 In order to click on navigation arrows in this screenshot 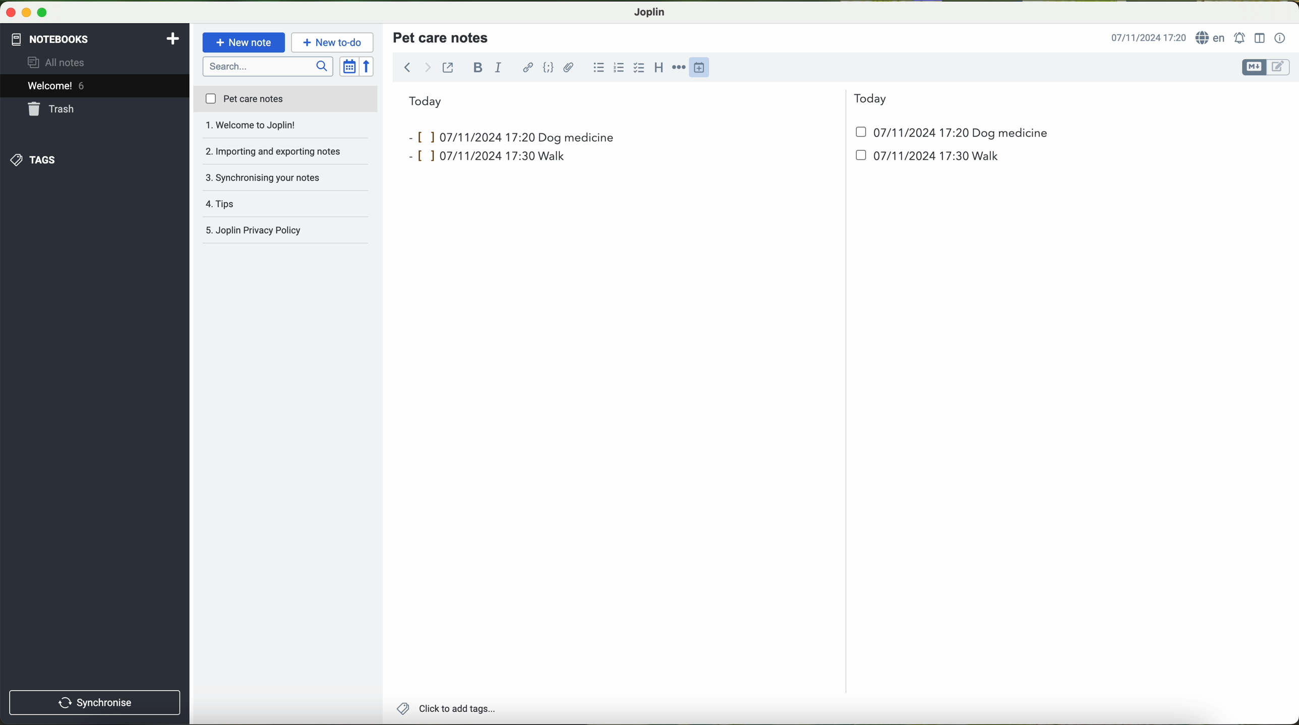, I will do `click(416, 67)`.